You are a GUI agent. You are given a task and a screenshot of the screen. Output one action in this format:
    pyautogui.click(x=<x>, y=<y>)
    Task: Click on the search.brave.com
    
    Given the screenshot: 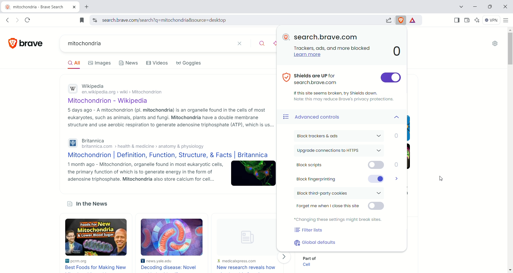 What is the action you would take?
    pyautogui.click(x=325, y=37)
    